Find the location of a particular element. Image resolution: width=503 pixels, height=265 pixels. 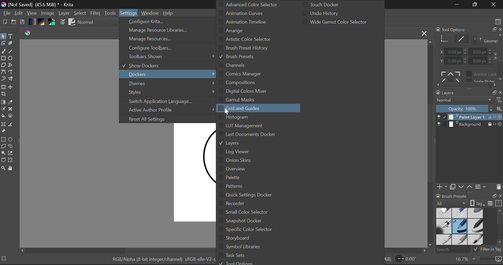

Brush Presets Search is located at coordinates (468, 249).